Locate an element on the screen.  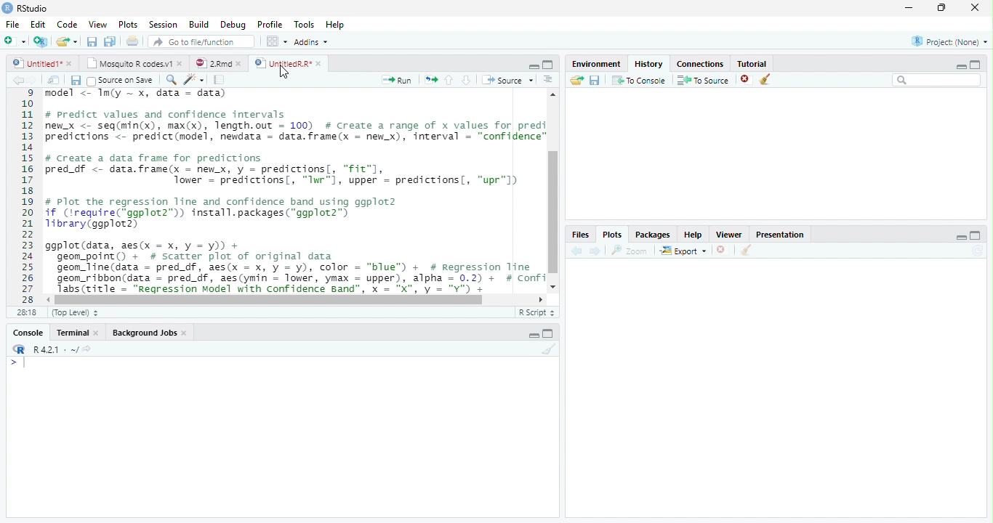
Console is located at coordinates (27, 331).